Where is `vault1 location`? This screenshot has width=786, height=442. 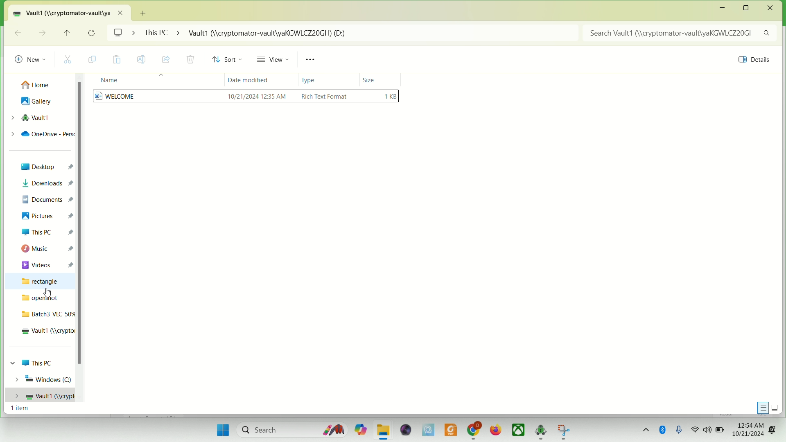
vault1 location is located at coordinates (72, 12).